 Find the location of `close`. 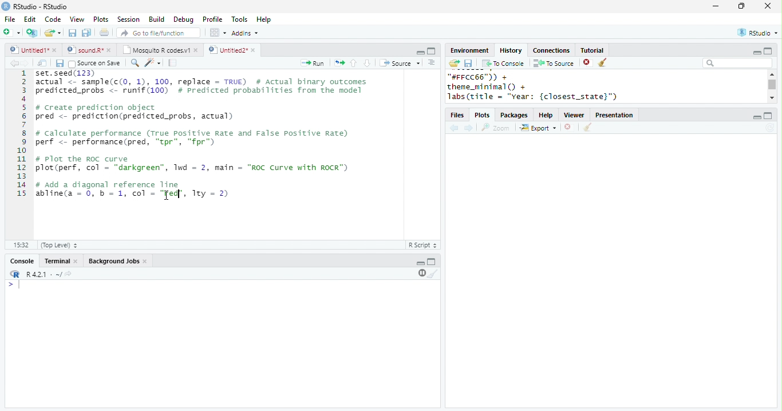

close is located at coordinates (197, 50).